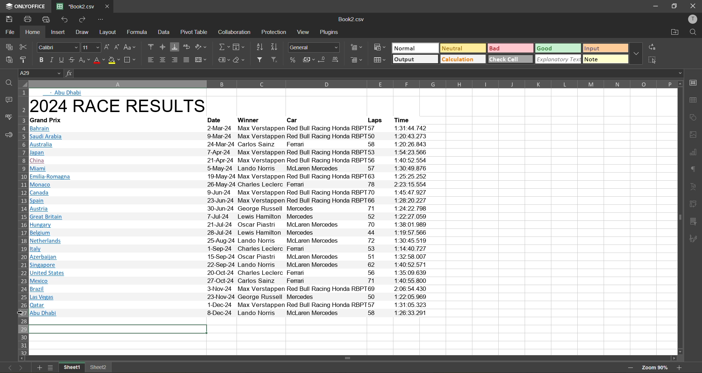 Image resolution: width=702 pixels, height=373 pixels. What do you see at coordinates (26, 59) in the screenshot?
I see `copy style` at bounding box center [26, 59].